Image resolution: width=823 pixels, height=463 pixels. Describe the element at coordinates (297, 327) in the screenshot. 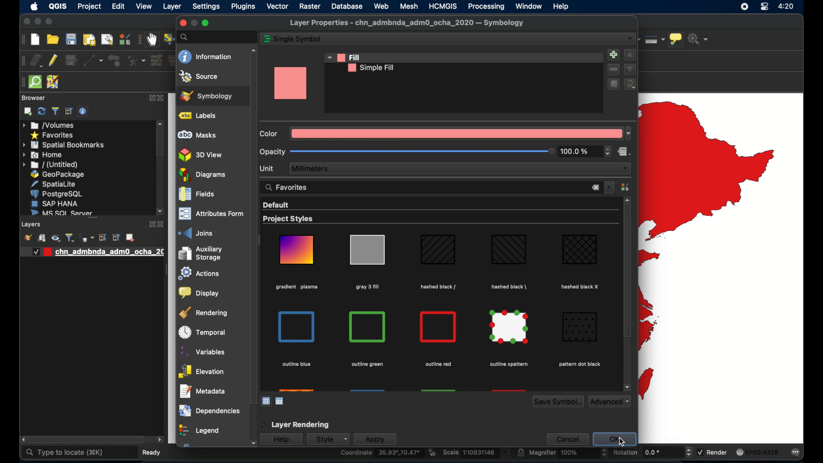

I see `Gradient preview ` at that location.